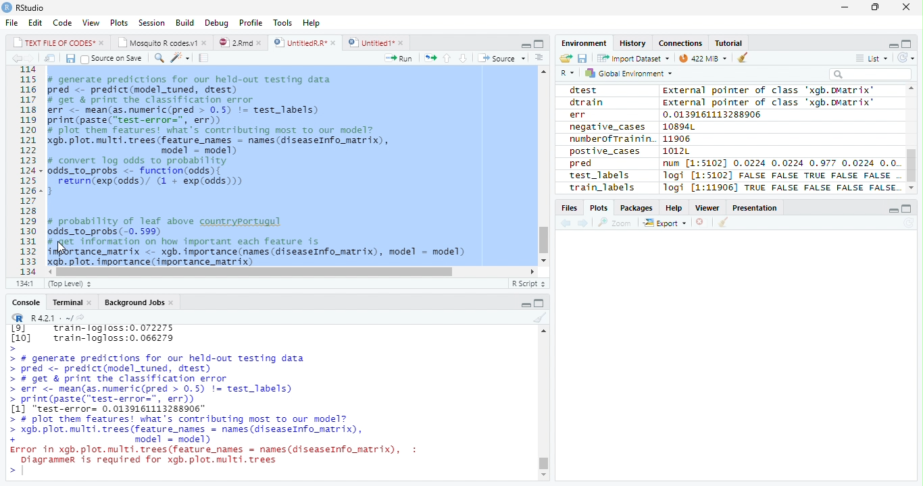  Describe the element at coordinates (616, 221) in the screenshot. I see `Zoom` at that location.